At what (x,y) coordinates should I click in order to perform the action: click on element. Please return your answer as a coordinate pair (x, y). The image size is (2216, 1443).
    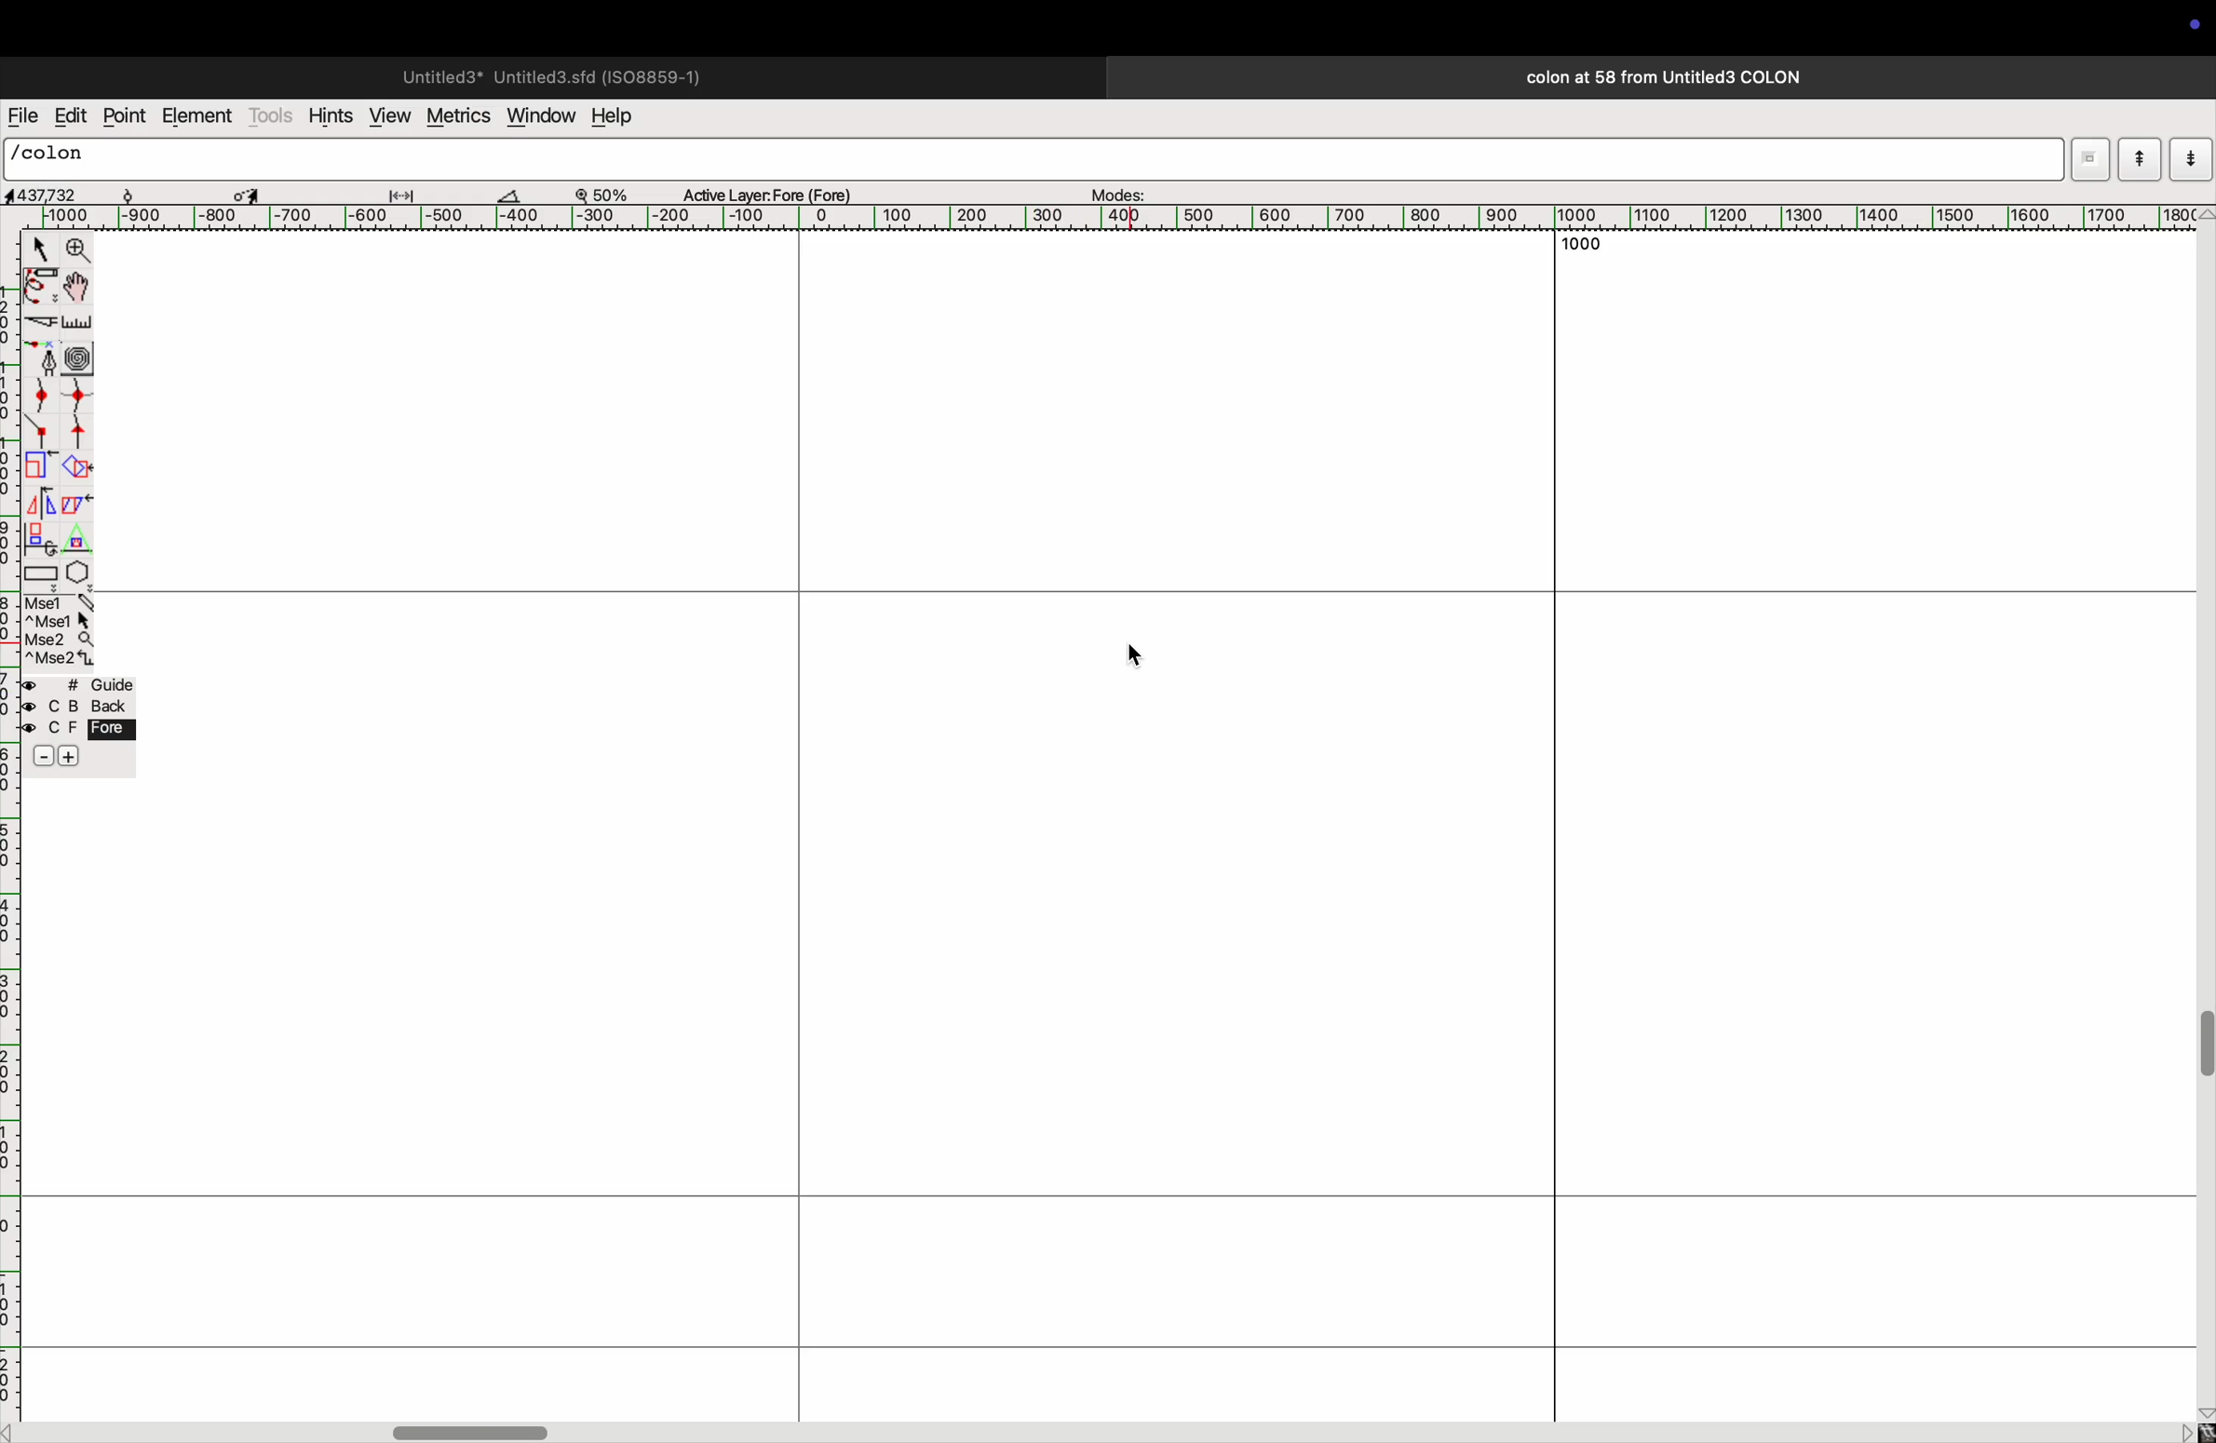
    Looking at the image, I should click on (197, 117).